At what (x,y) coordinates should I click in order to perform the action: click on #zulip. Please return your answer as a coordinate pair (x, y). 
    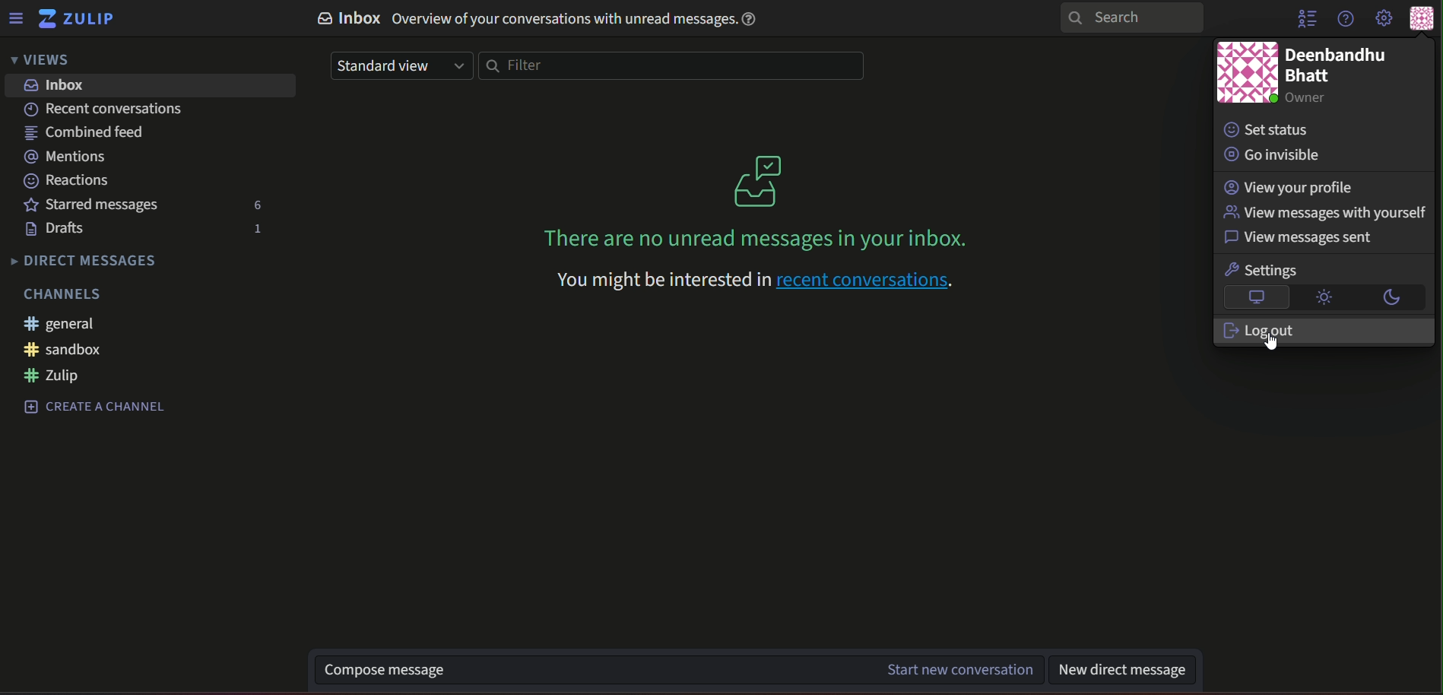
    Looking at the image, I should click on (59, 376).